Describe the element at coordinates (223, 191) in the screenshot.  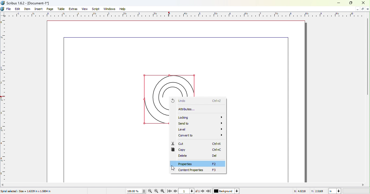
I see `Select the current layer` at that location.